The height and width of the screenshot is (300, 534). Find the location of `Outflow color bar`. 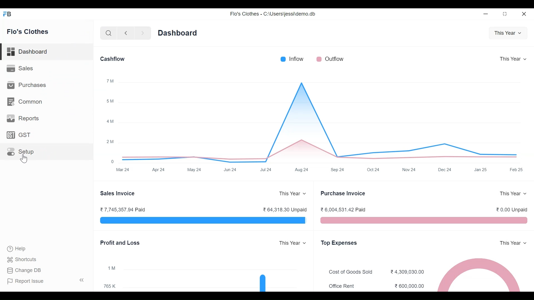

Outflow color bar is located at coordinates (319, 59).